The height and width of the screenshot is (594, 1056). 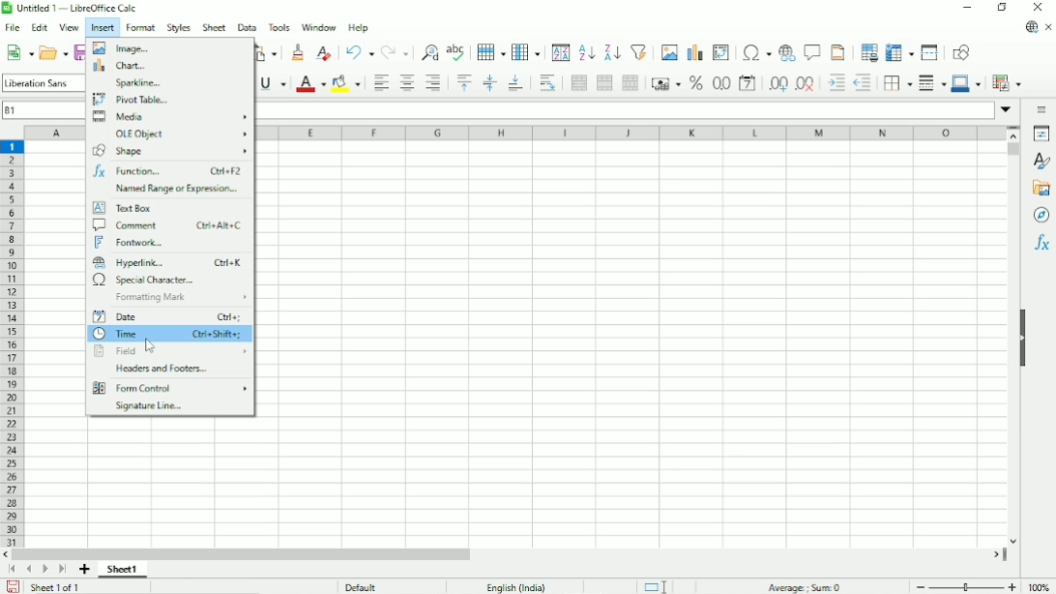 What do you see at coordinates (604, 82) in the screenshot?
I see `Merge cells` at bounding box center [604, 82].